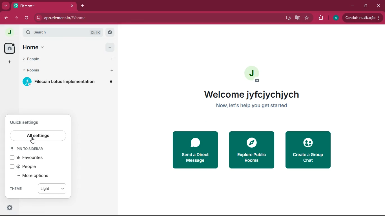  I want to click on conduir atualizacao, so click(363, 17).